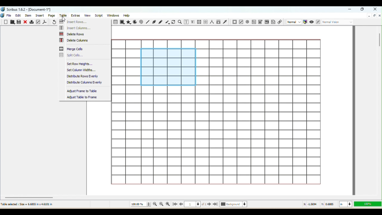 The width and height of the screenshot is (382, 215). I want to click on Insert, so click(41, 15).